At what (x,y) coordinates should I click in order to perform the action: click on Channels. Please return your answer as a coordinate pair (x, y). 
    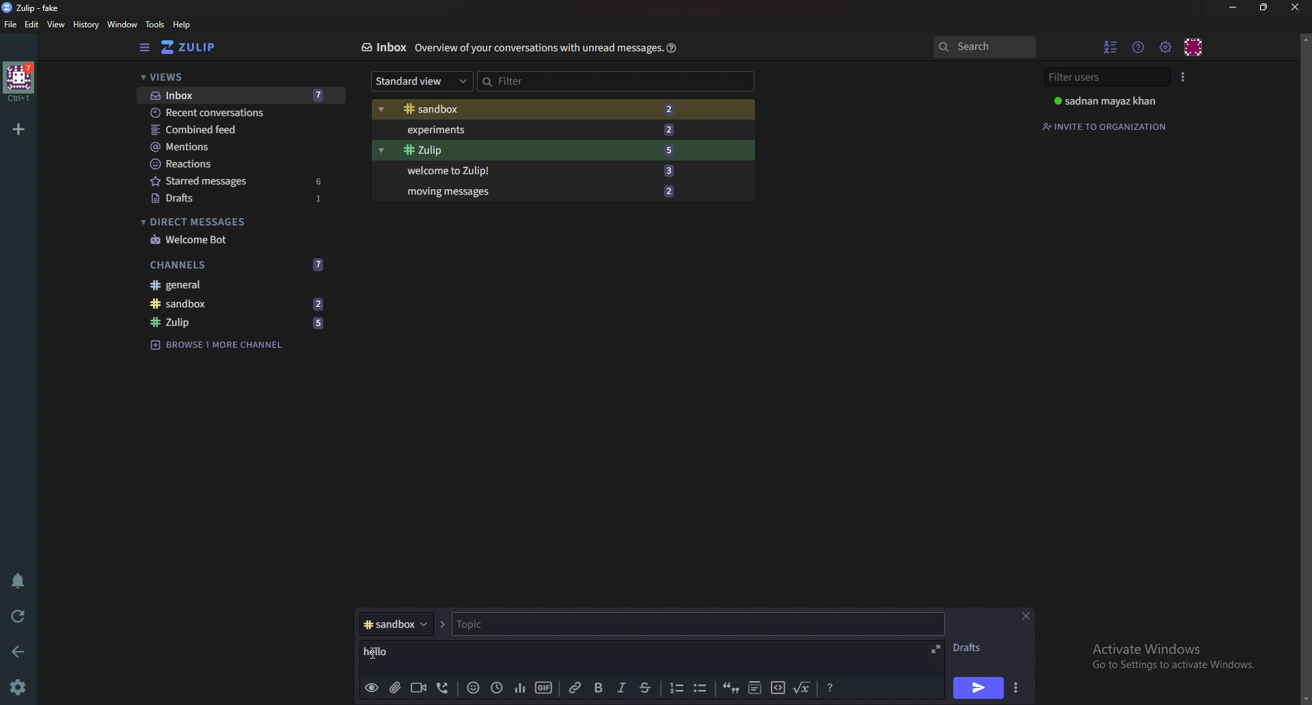
    Looking at the image, I should click on (239, 265).